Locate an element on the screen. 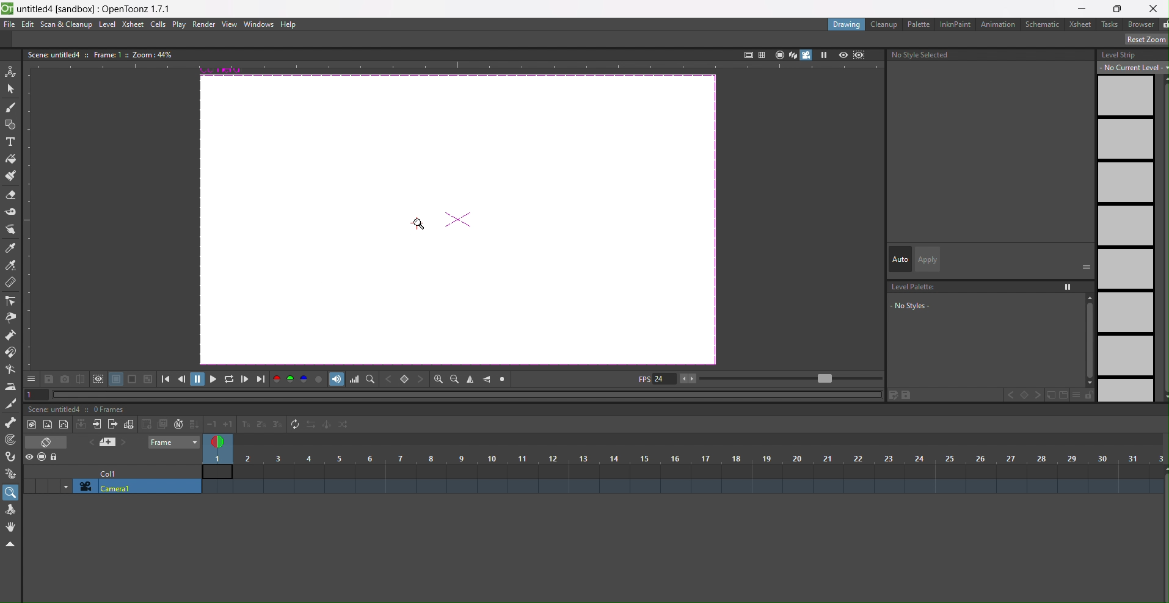 The image size is (1169, 603). previous sub xsheet is located at coordinates (98, 425).